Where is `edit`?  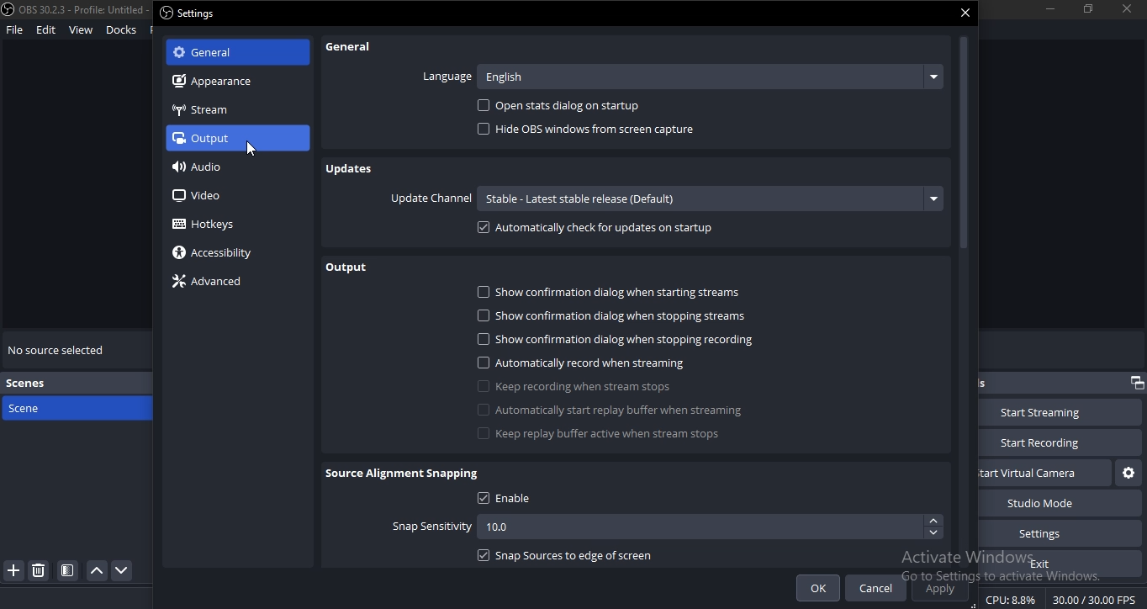 edit is located at coordinates (45, 30).